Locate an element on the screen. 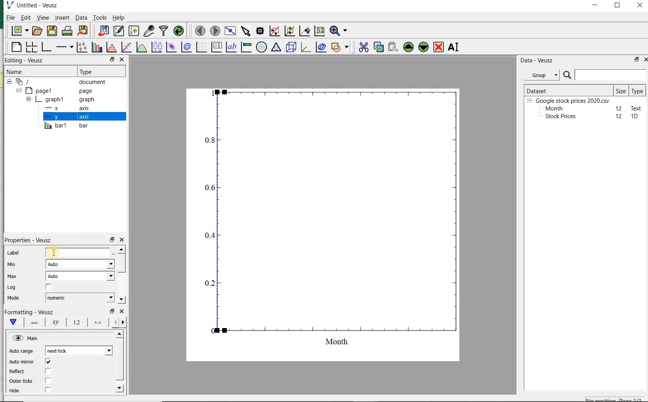 This screenshot has height=402, width=648. read data points on the graph is located at coordinates (259, 31).